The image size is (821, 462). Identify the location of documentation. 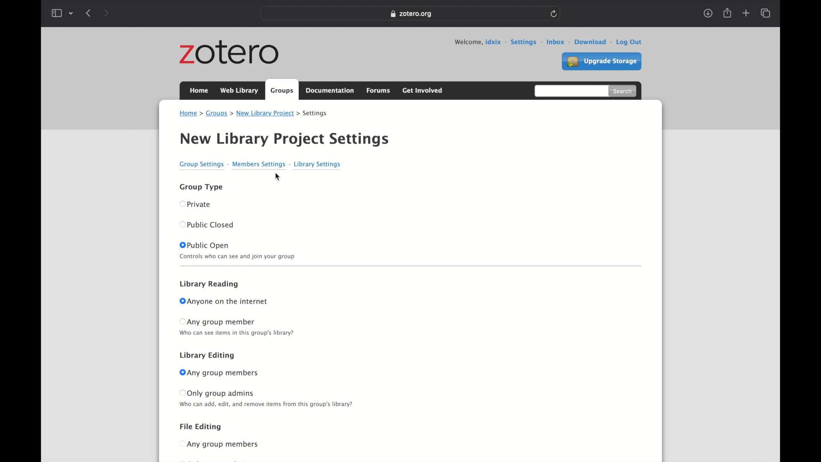
(331, 91).